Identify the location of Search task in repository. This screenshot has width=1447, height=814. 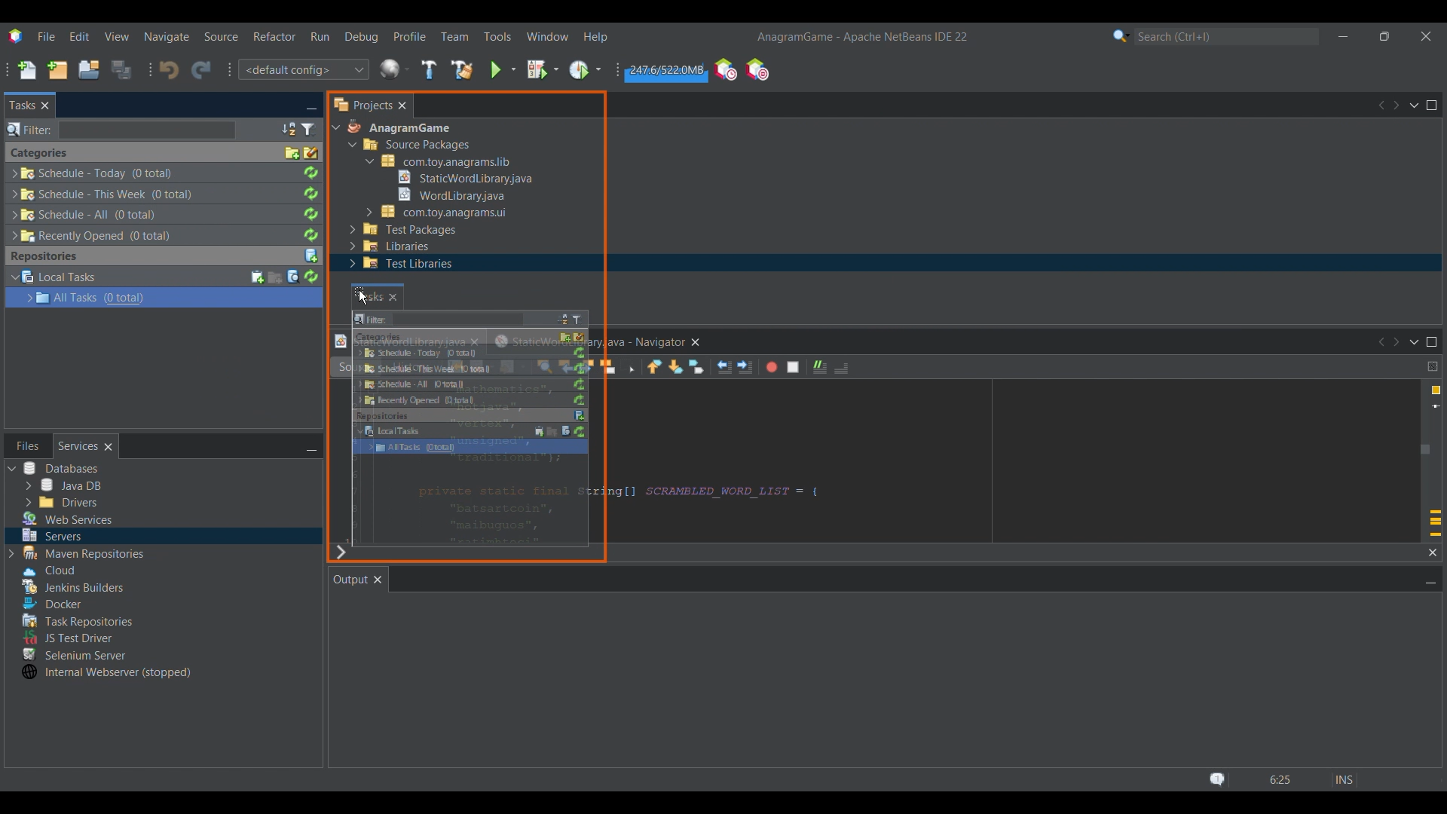
(293, 277).